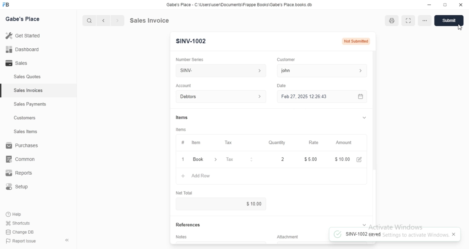  What do you see at coordinates (24, 36) in the screenshot?
I see `Get started` at bounding box center [24, 36].